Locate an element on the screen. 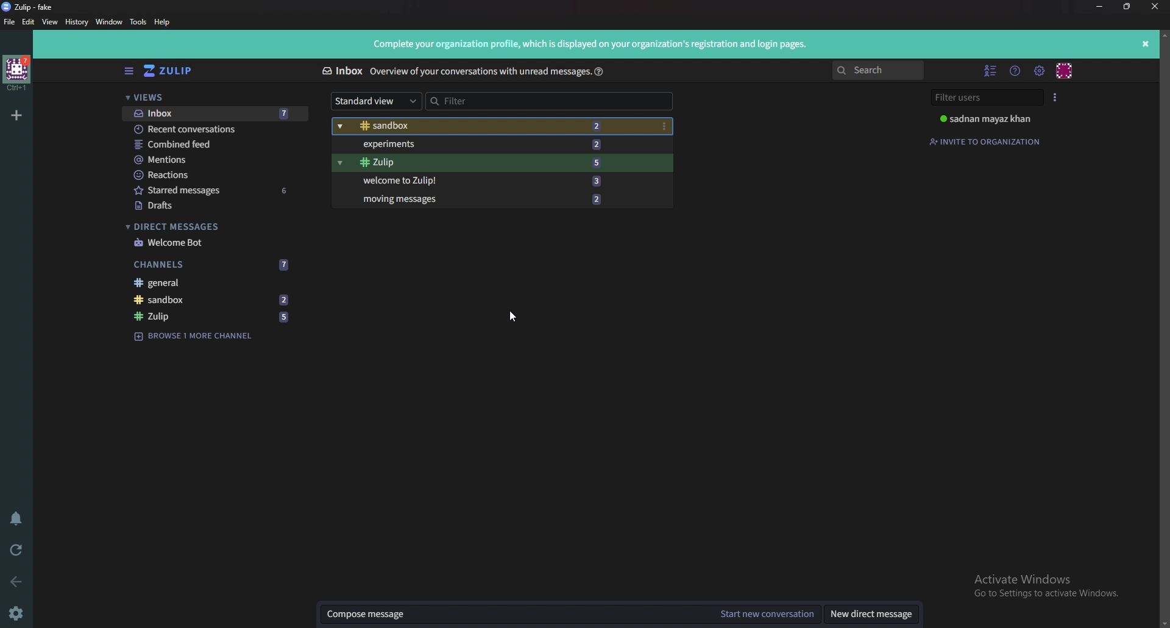 The image size is (1170, 628). Complete your organization profile, which is displayed on your organization's registration and login pages. is located at coordinates (587, 46).